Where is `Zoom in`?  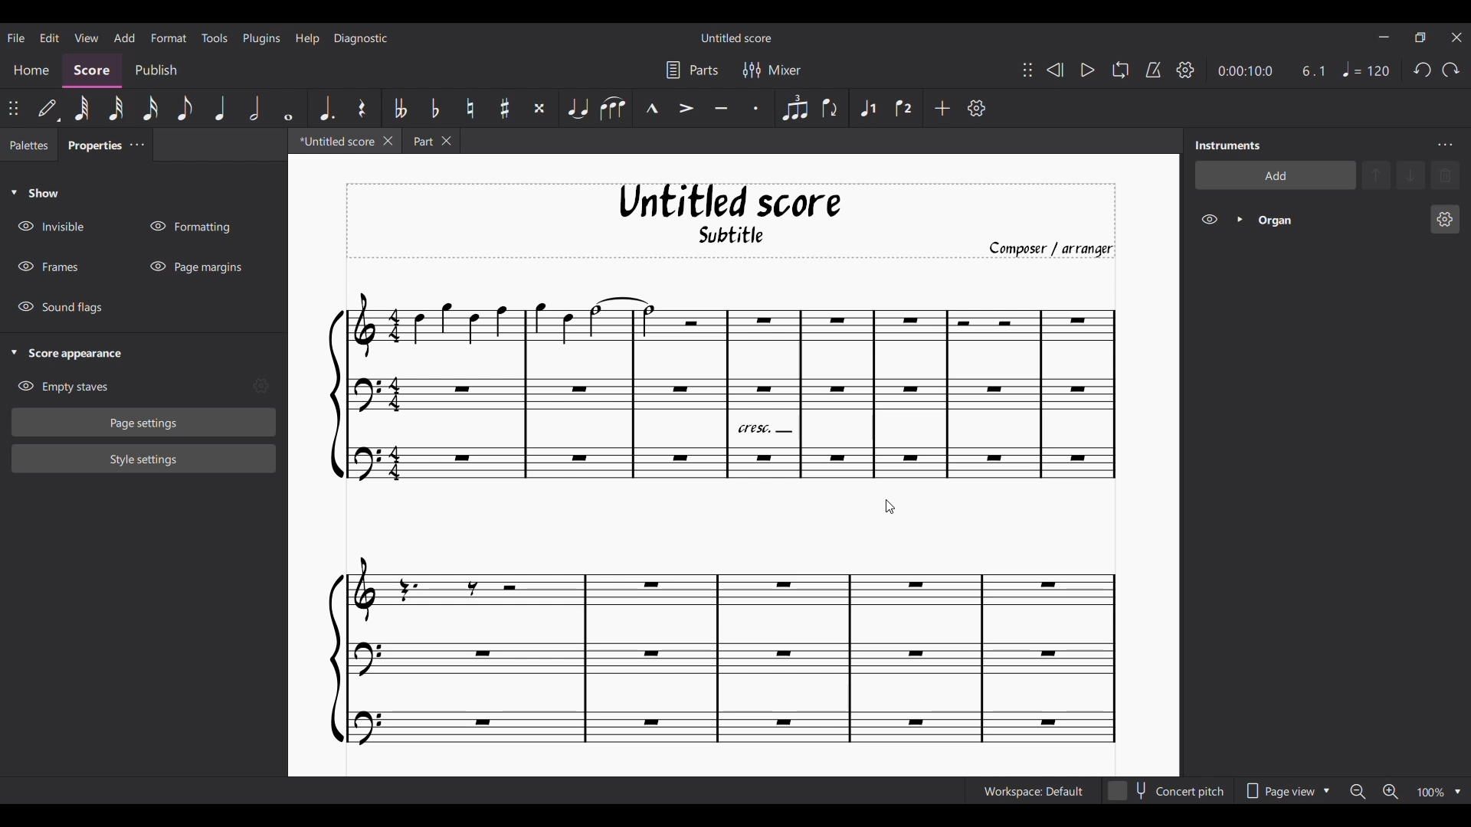 Zoom in is located at coordinates (1390, 792).